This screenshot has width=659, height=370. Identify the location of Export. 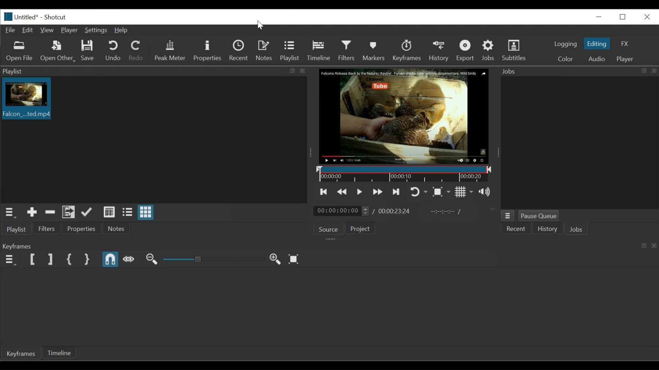
(466, 51).